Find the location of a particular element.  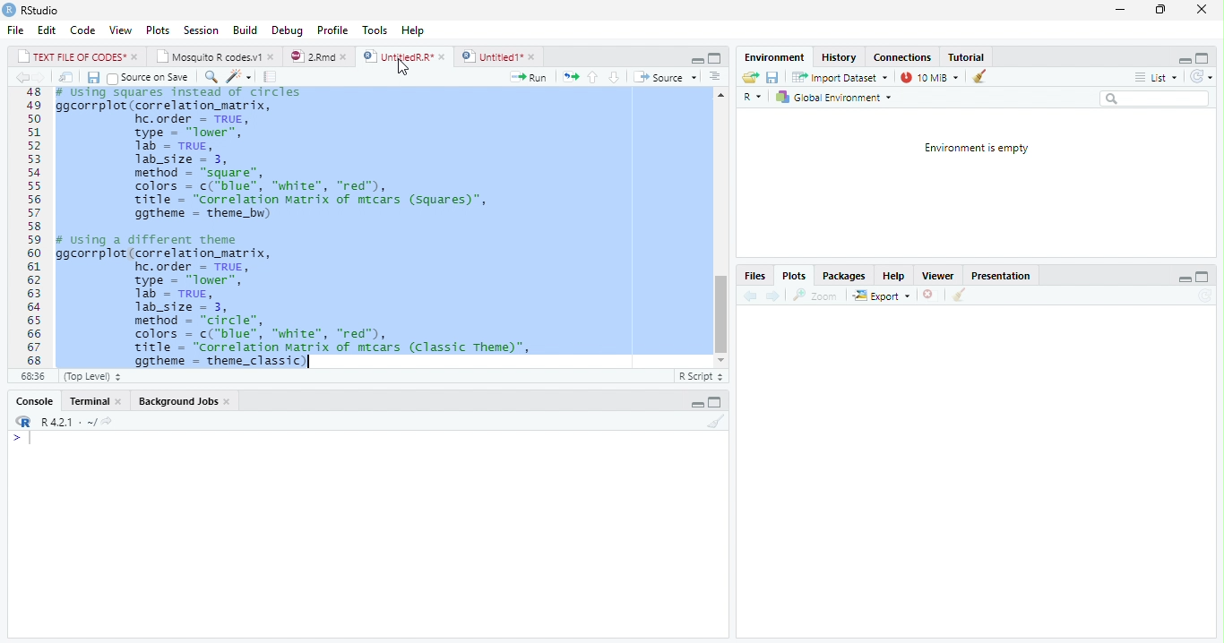

 Untitied1 is located at coordinates (499, 56).